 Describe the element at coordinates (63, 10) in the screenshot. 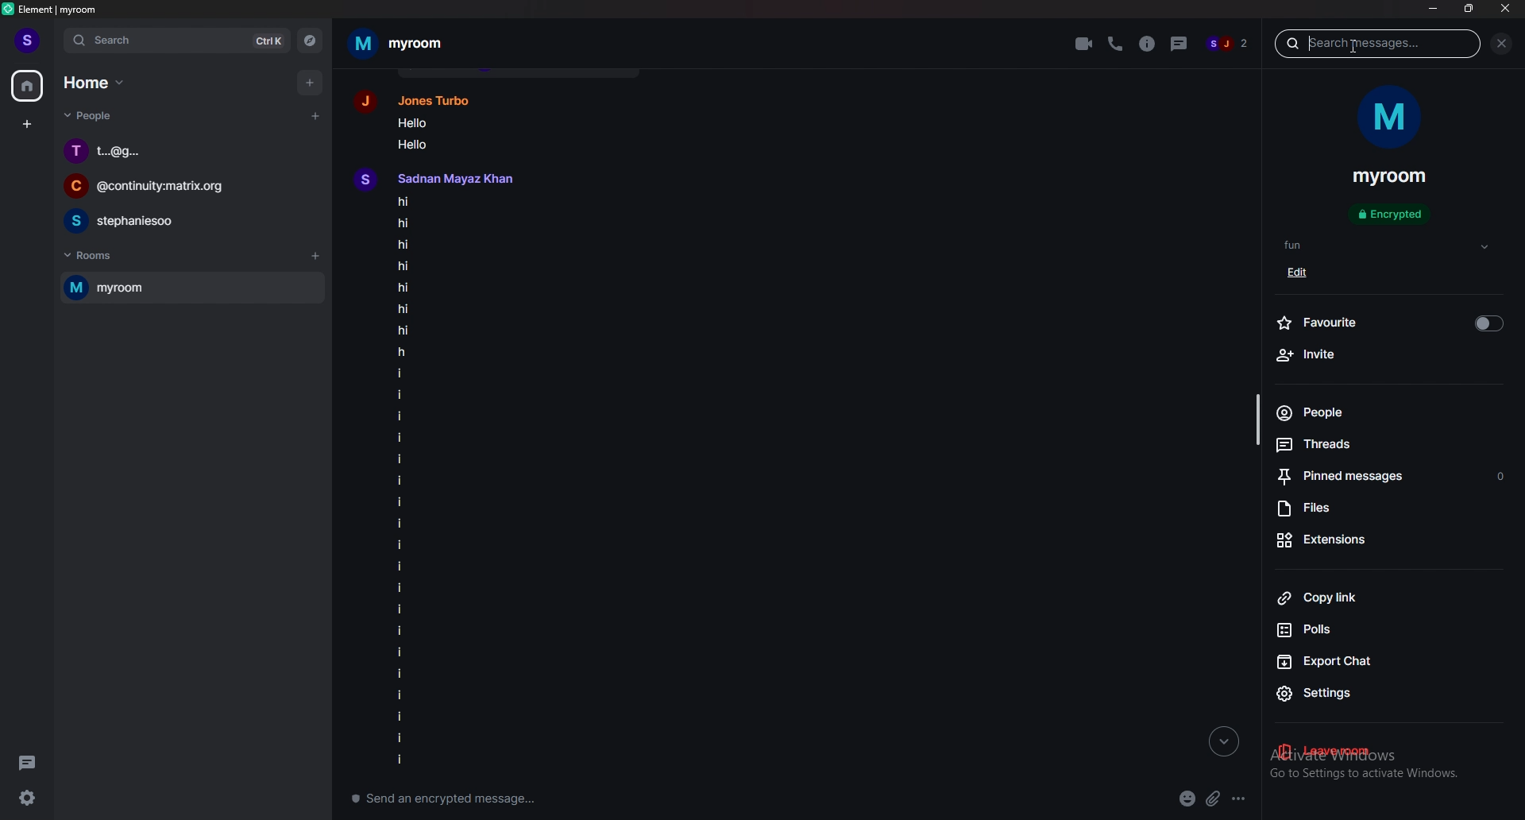

I see `element` at that location.